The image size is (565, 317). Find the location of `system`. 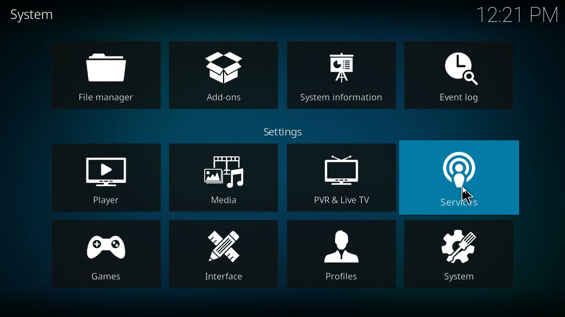

system is located at coordinates (37, 16).